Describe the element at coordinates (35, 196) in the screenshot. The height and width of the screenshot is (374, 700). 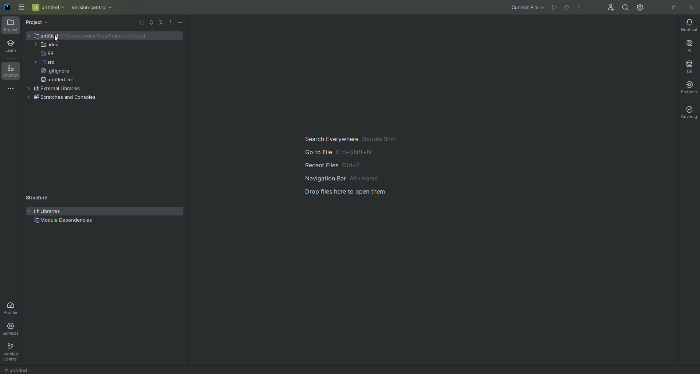
I see `Structure` at that location.